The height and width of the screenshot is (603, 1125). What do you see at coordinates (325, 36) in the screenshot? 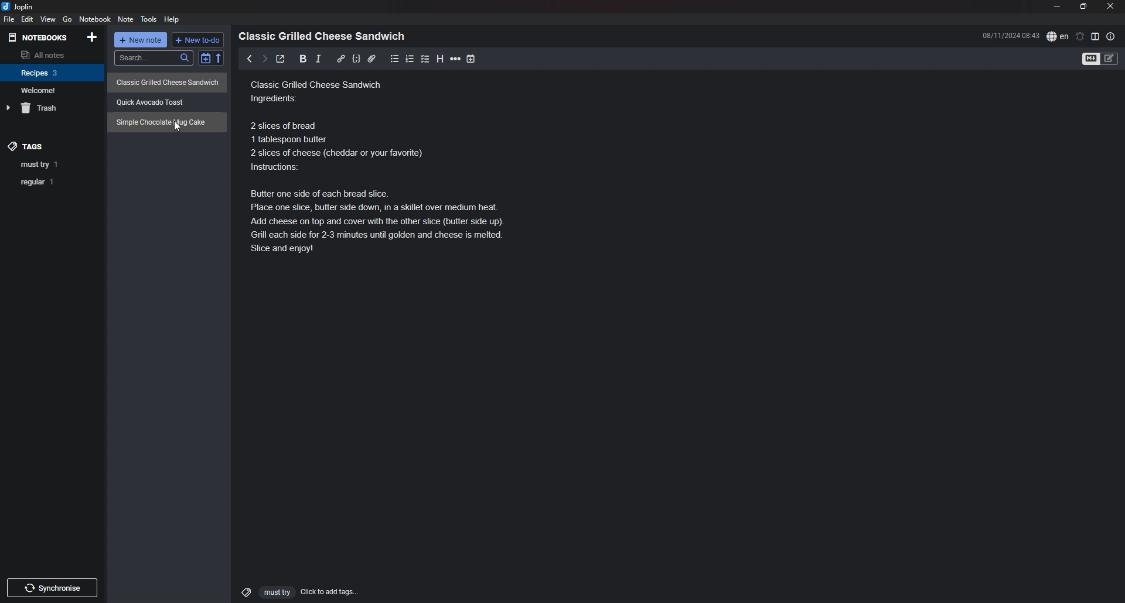
I see `heading` at bounding box center [325, 36].